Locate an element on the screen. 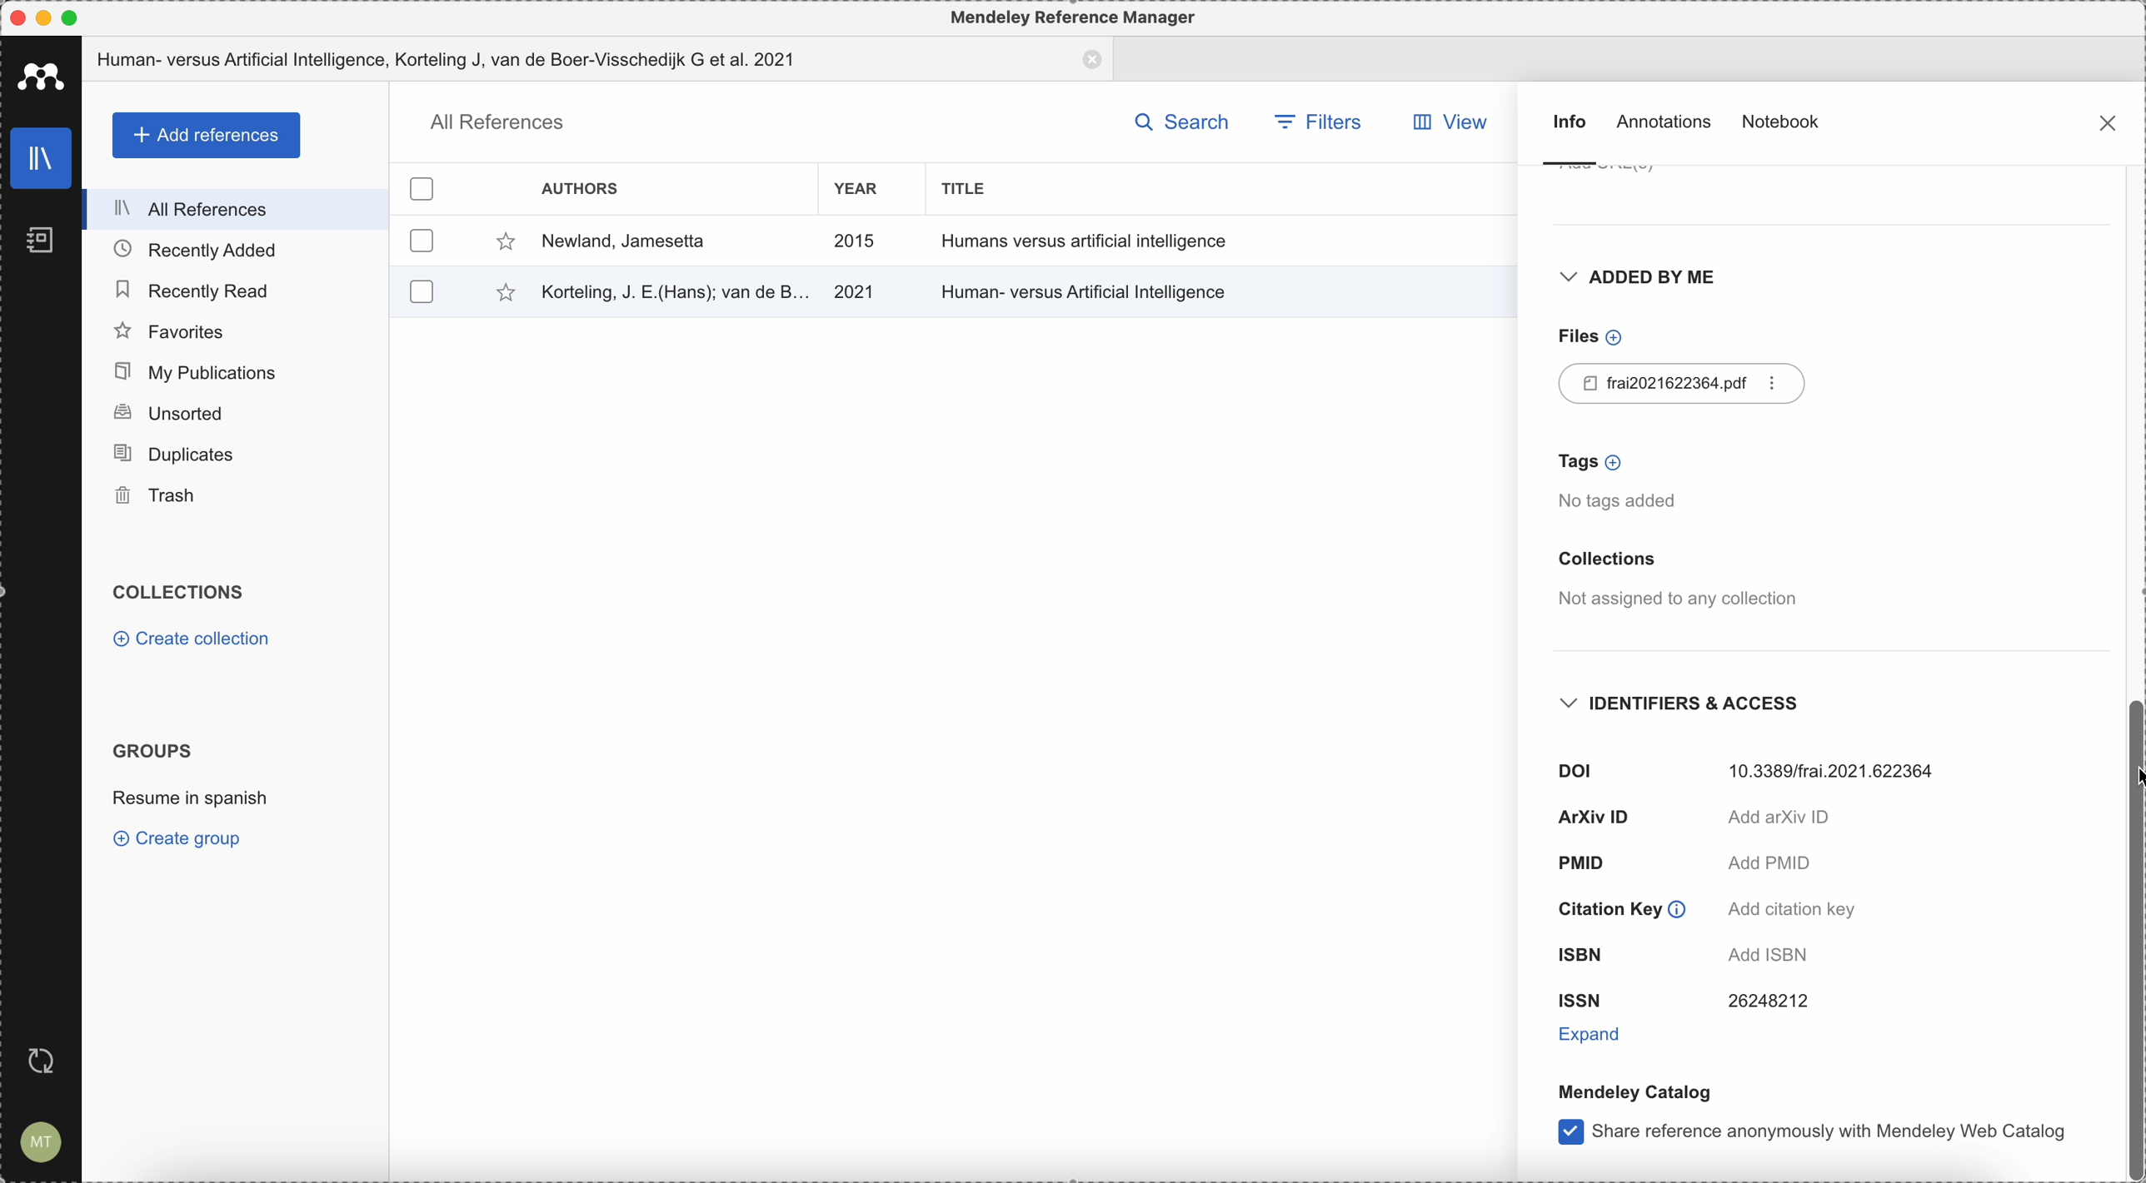 Image resolution: width=2146 pixels, height=1183 pixels. notebooks is located at coordinates (32, 233).